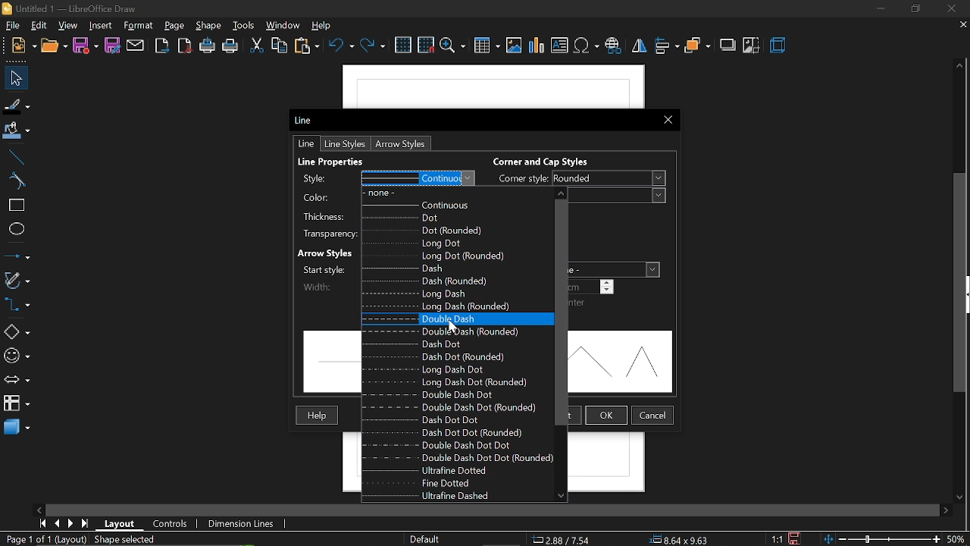 The height and width of the screenshot is (546, 970). Describe the element at coordinates (16, 104) in the screenshot. I see `fill line` at that location.